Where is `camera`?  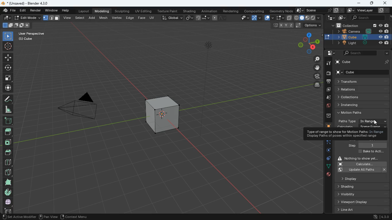 camera is located at coordinates (360, 31).